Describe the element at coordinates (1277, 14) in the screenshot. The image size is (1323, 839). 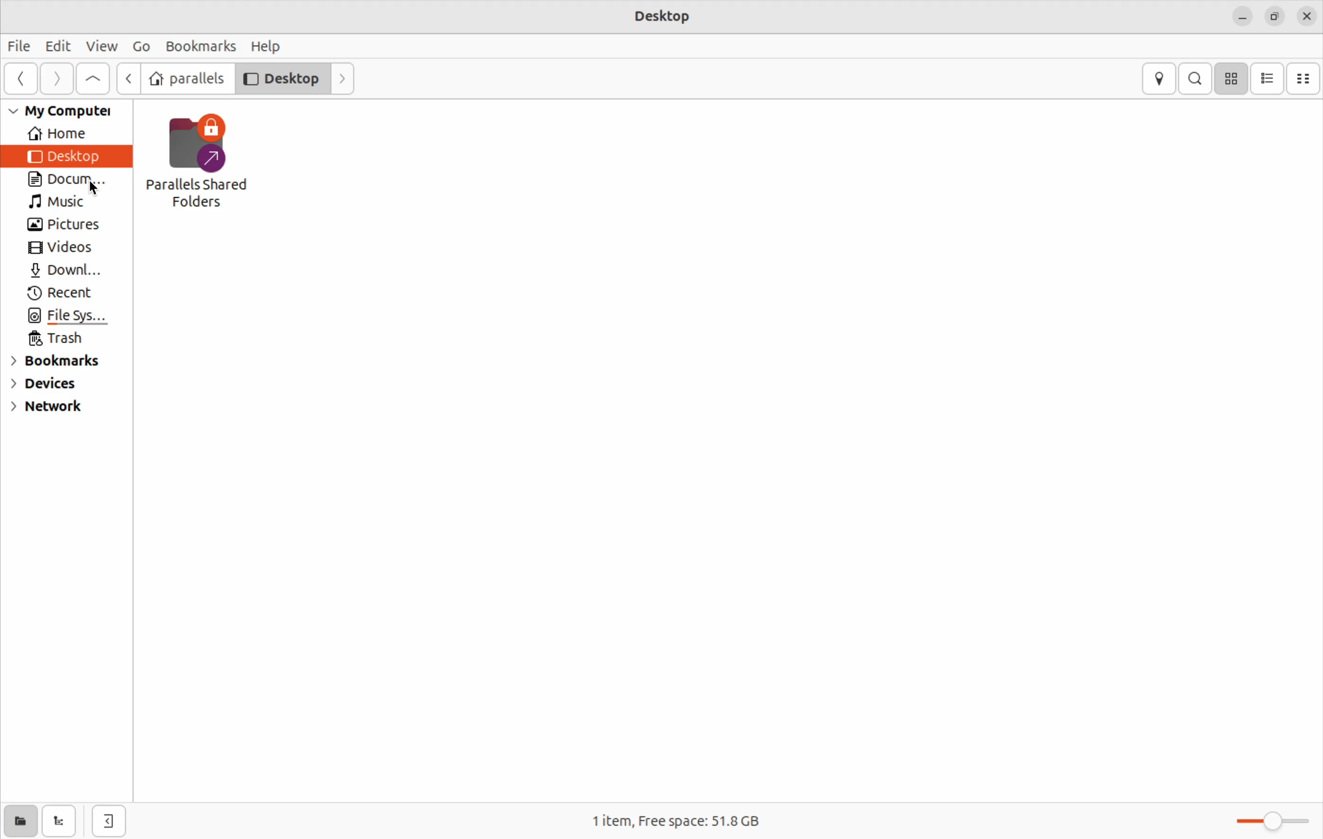
I see `Resize` at that location.